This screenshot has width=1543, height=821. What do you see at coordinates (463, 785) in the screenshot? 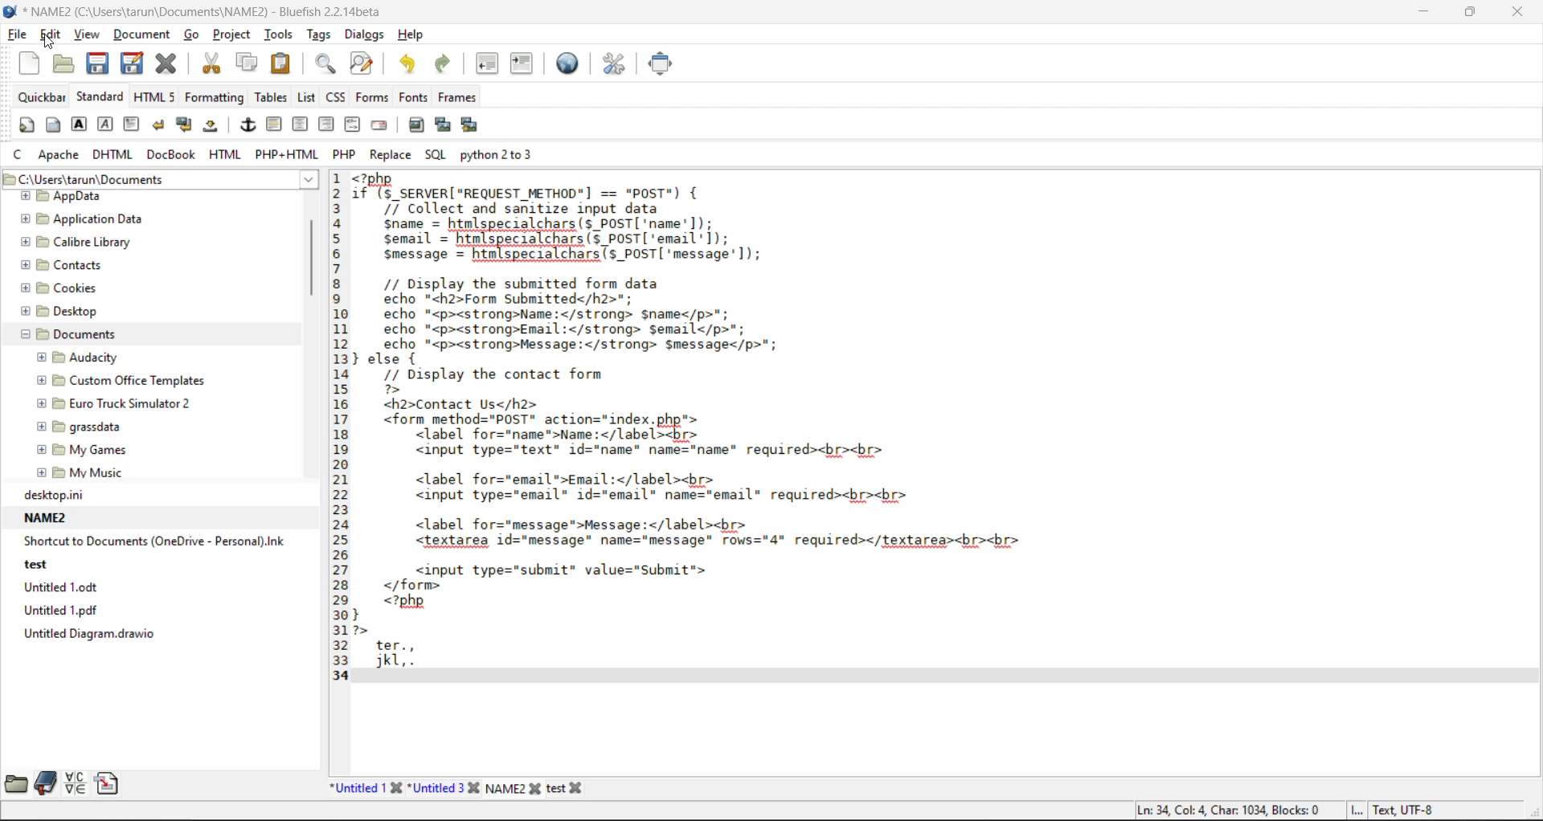
I see `file names` at bounding box center [463, 785].